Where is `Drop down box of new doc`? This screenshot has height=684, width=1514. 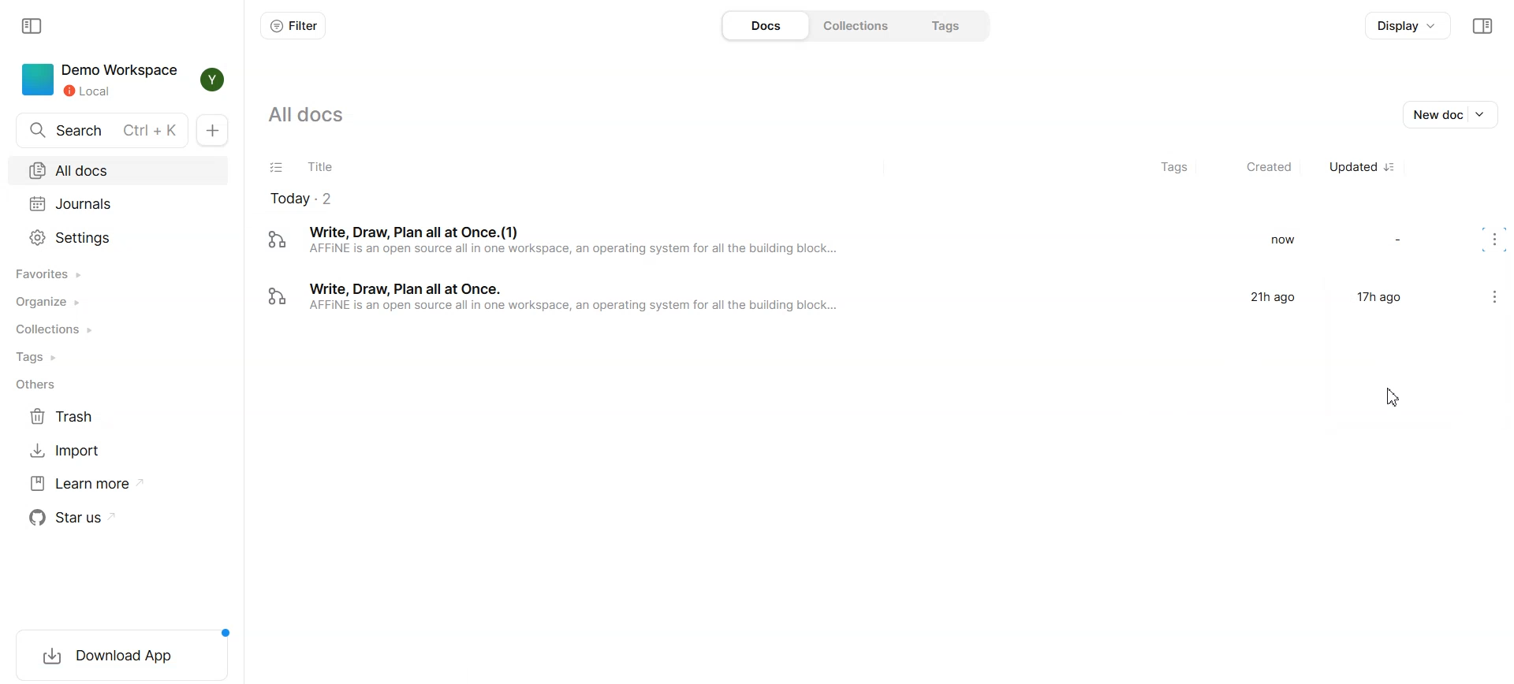
Drop down box of new doc is located at coordinates (1486, 114).